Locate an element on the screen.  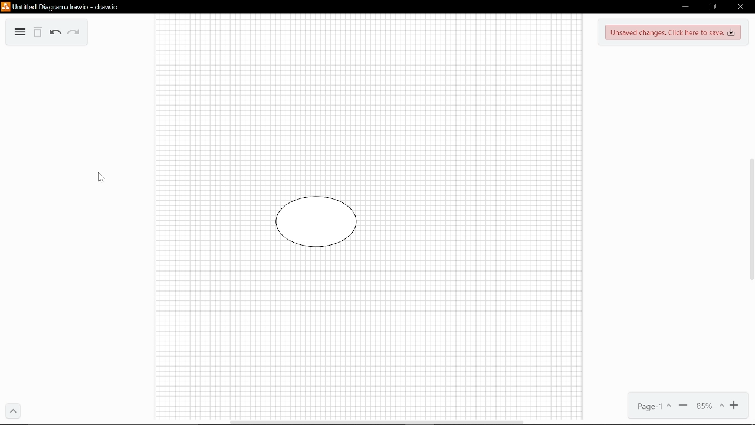
Expand menu is located at coordinates (14, 412).